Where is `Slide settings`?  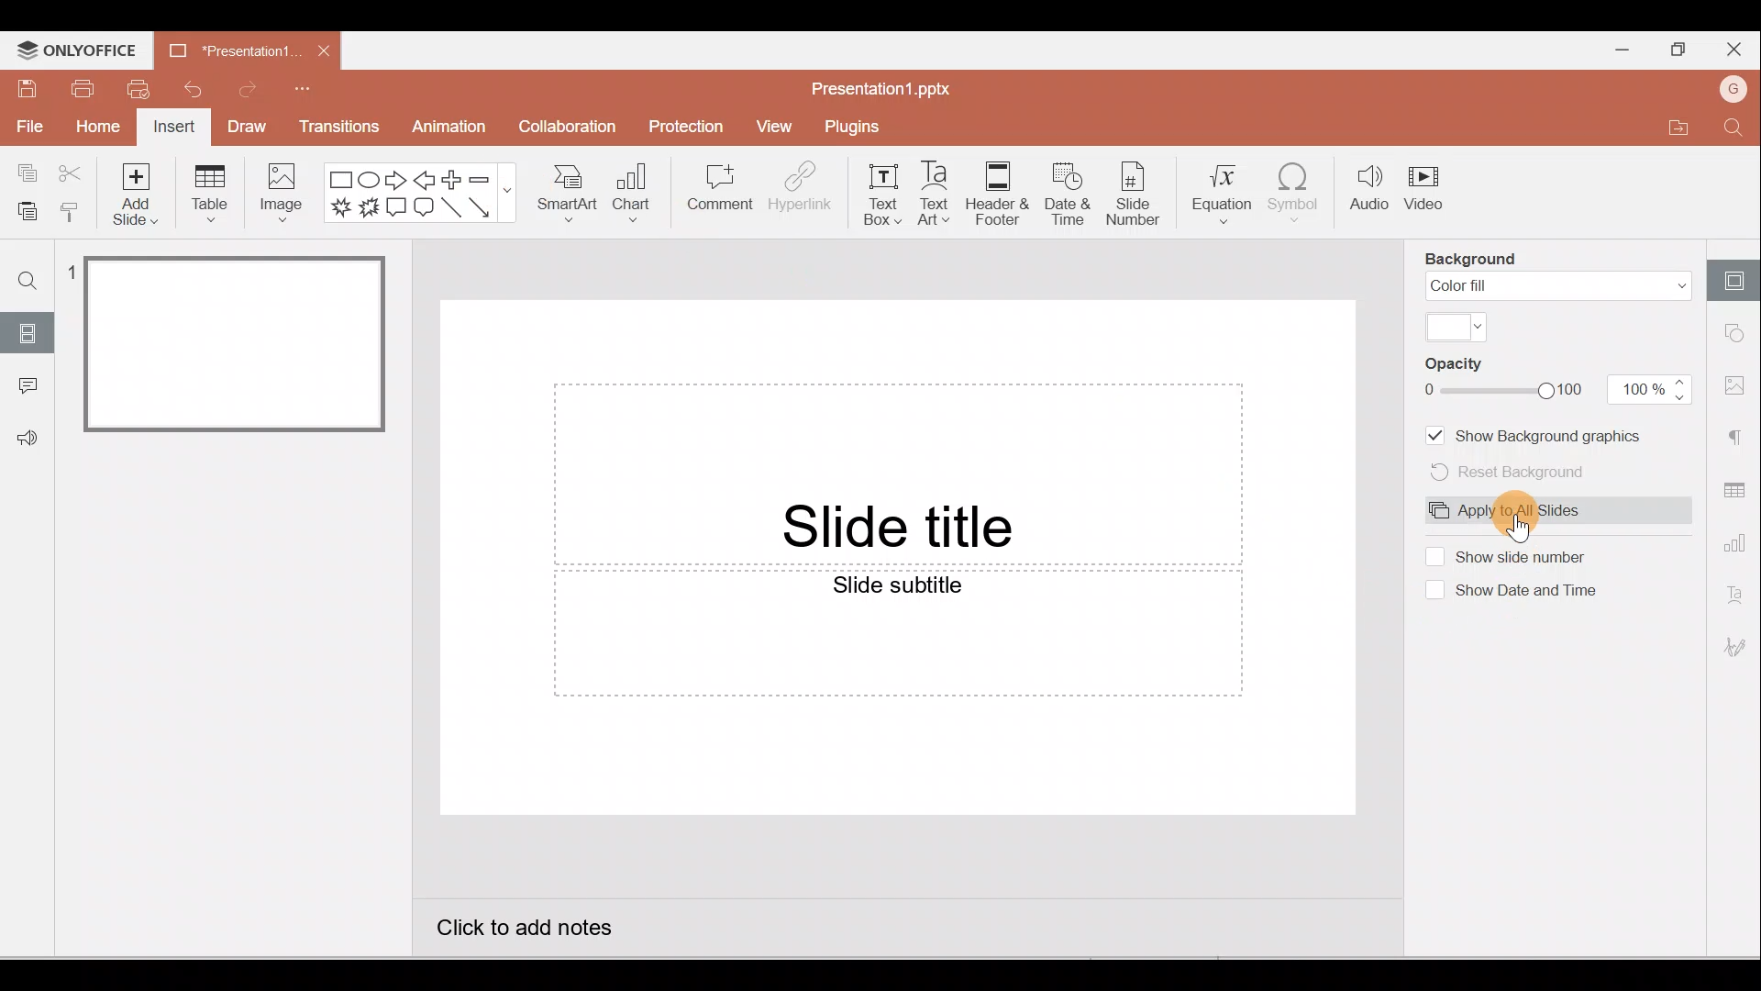
Slide settings is located at coordinates (1738, 274).